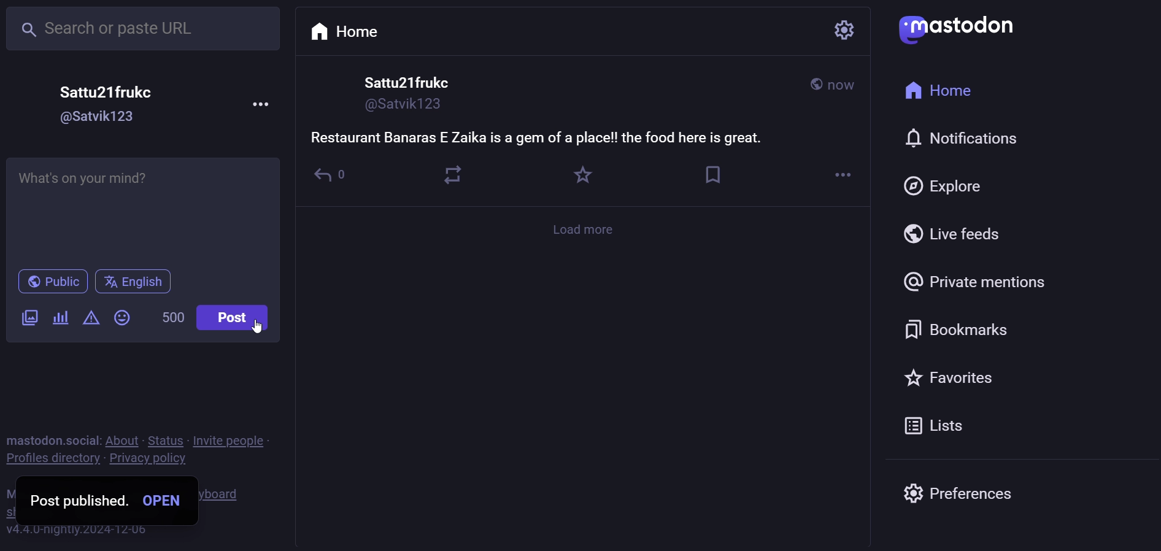 The height and width of the screenshot is (551, 1161). Describe the element at coordinates (91, 319) in the screenshot. I see `content warning` at that location.